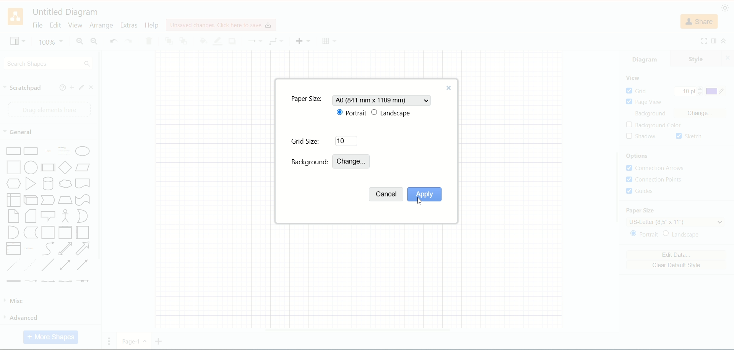 The image size is (734, 350). I want to click on Hexagon, so click(14, 184).